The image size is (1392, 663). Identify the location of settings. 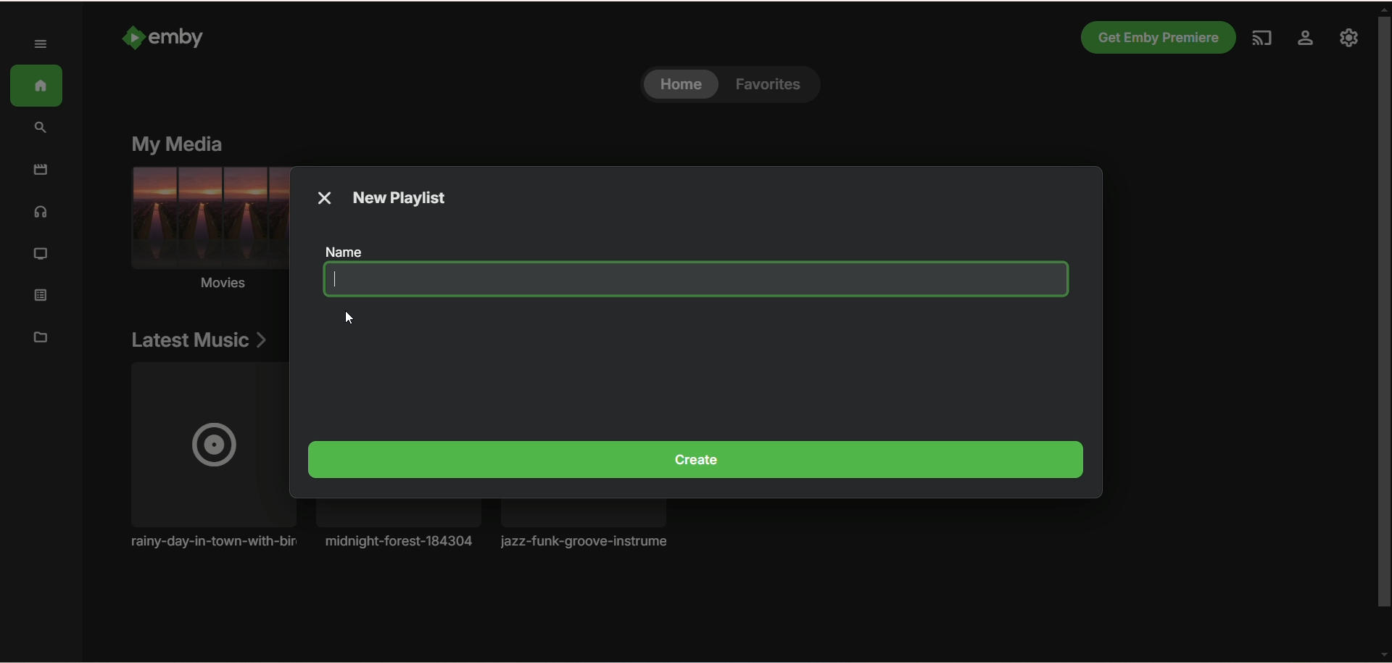
(1304, 40).